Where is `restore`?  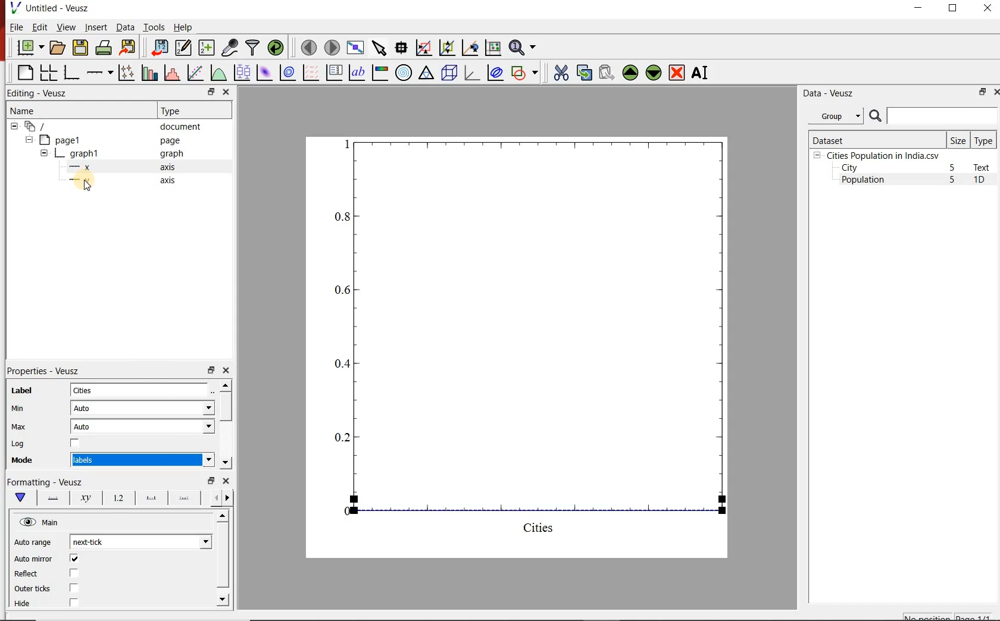 restore is located at coordinates (983, 92).